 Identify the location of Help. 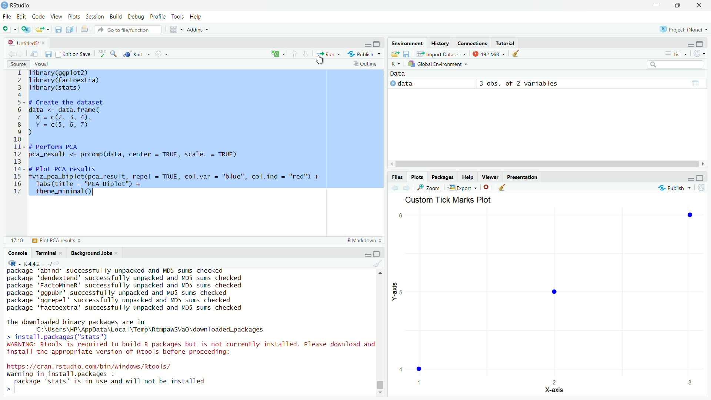
(197, 17).